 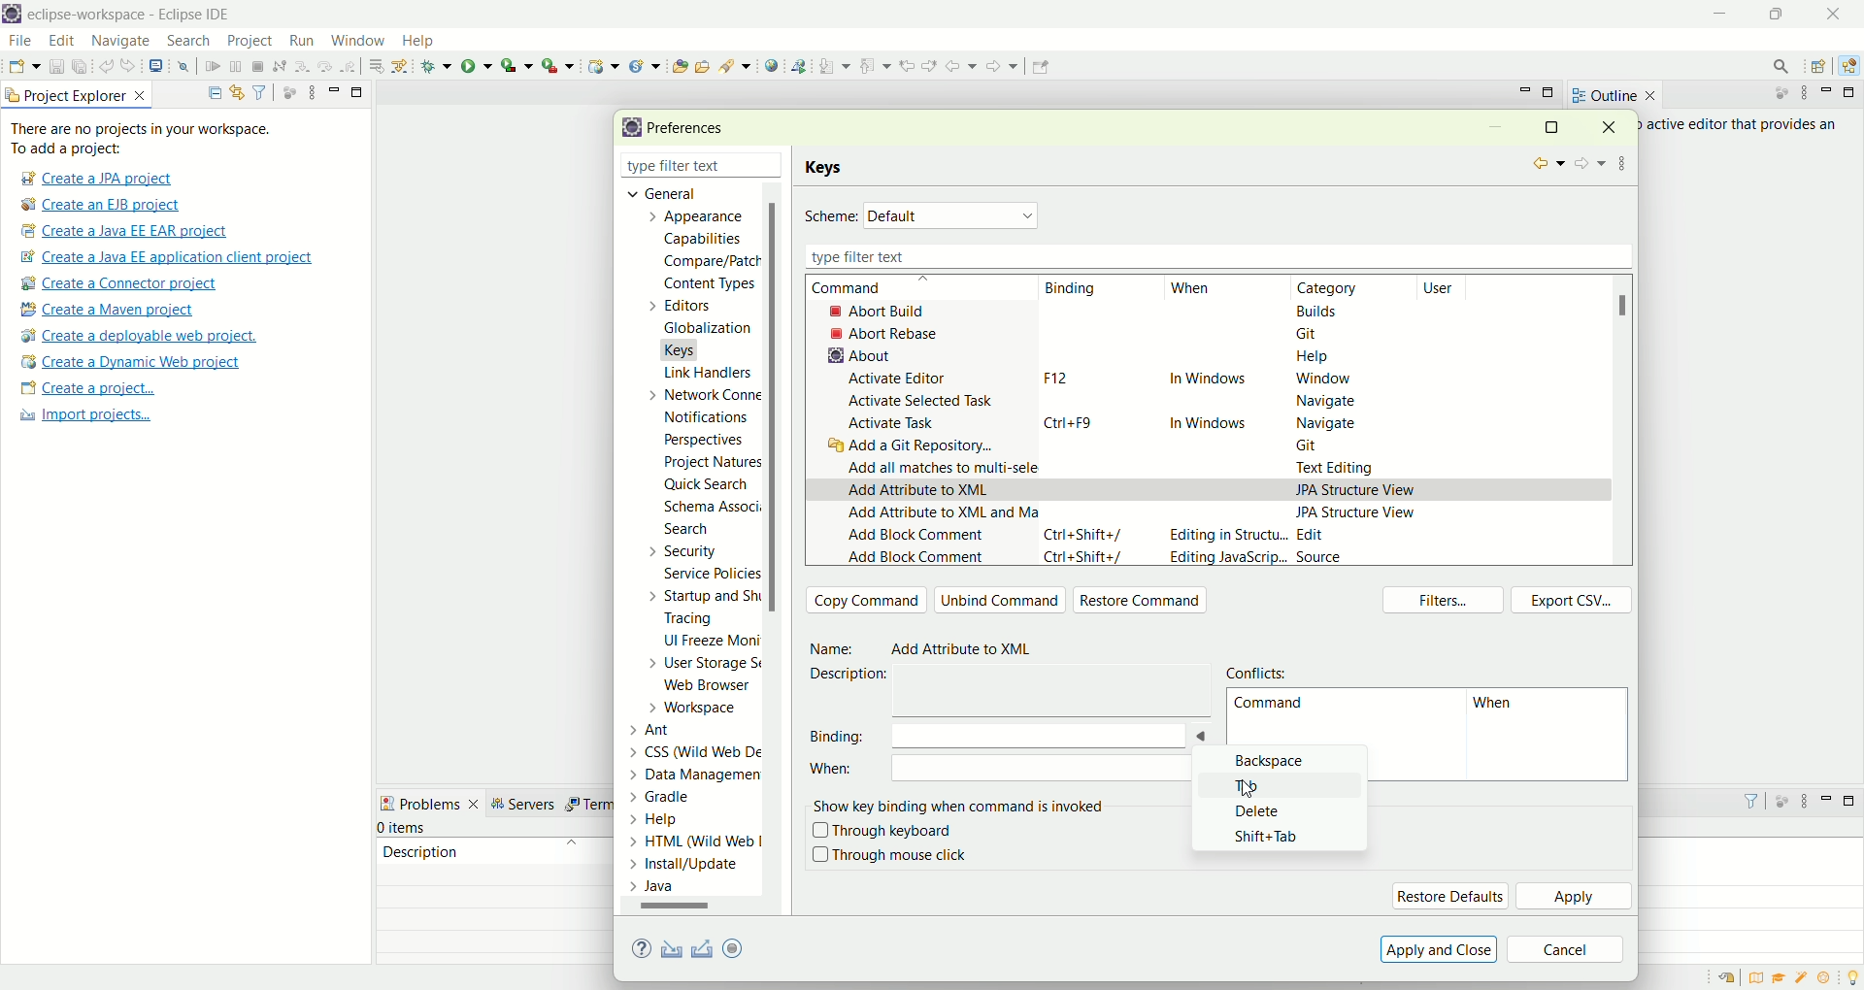 I want to click on Add Attribute to XML, so click(x=971, y=650).